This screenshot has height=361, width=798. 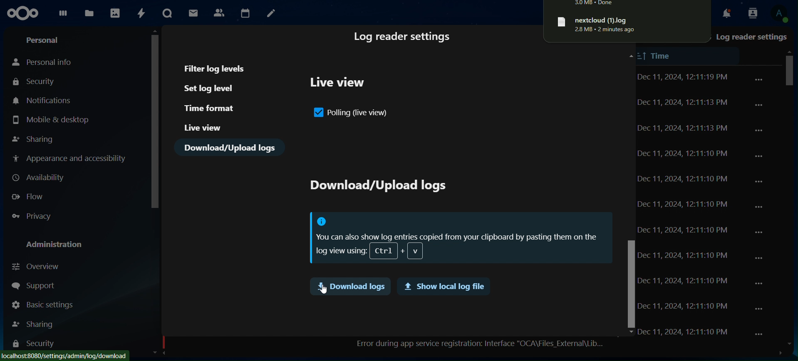 I want to click on polling, so click(x=352, y=114).